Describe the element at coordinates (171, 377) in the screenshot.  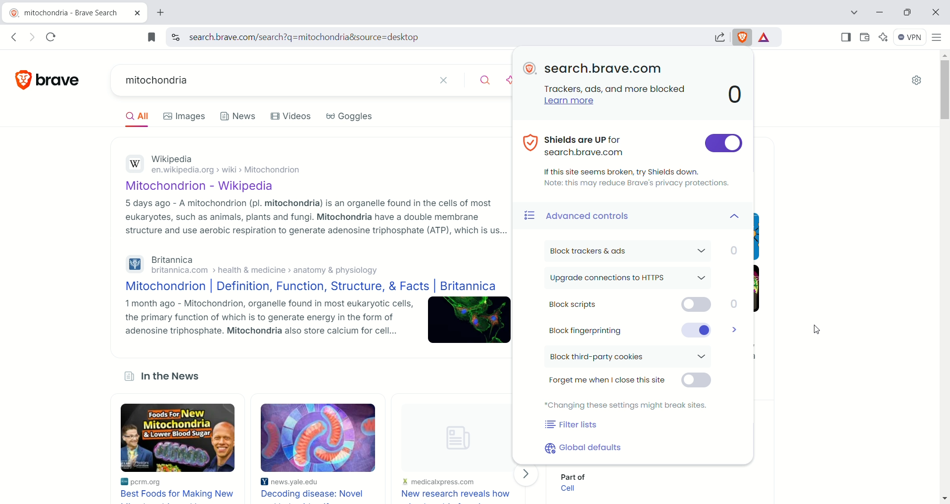
I see `In the News` at that location.